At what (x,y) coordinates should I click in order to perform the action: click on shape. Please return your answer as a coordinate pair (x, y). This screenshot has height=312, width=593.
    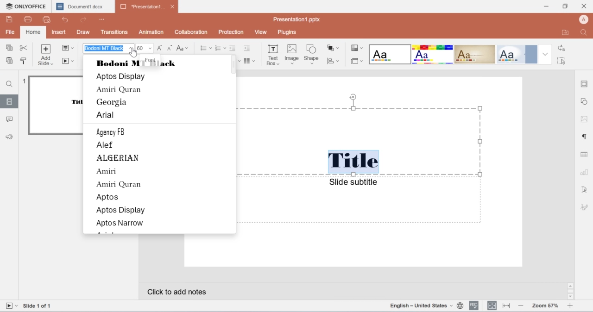
    Looking at the image, I should click on (313, 55).